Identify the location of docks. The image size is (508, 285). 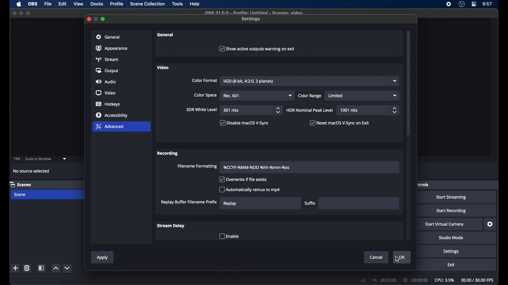
(97, 4).